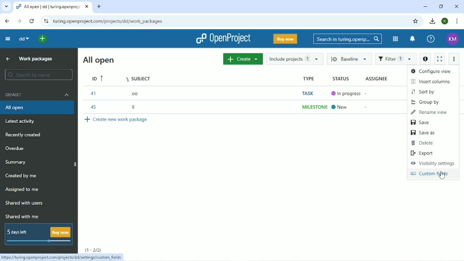 Image resolution: width=464 pixels, height=261 pixels. I want to click on Reload this page, so click(31, 21).